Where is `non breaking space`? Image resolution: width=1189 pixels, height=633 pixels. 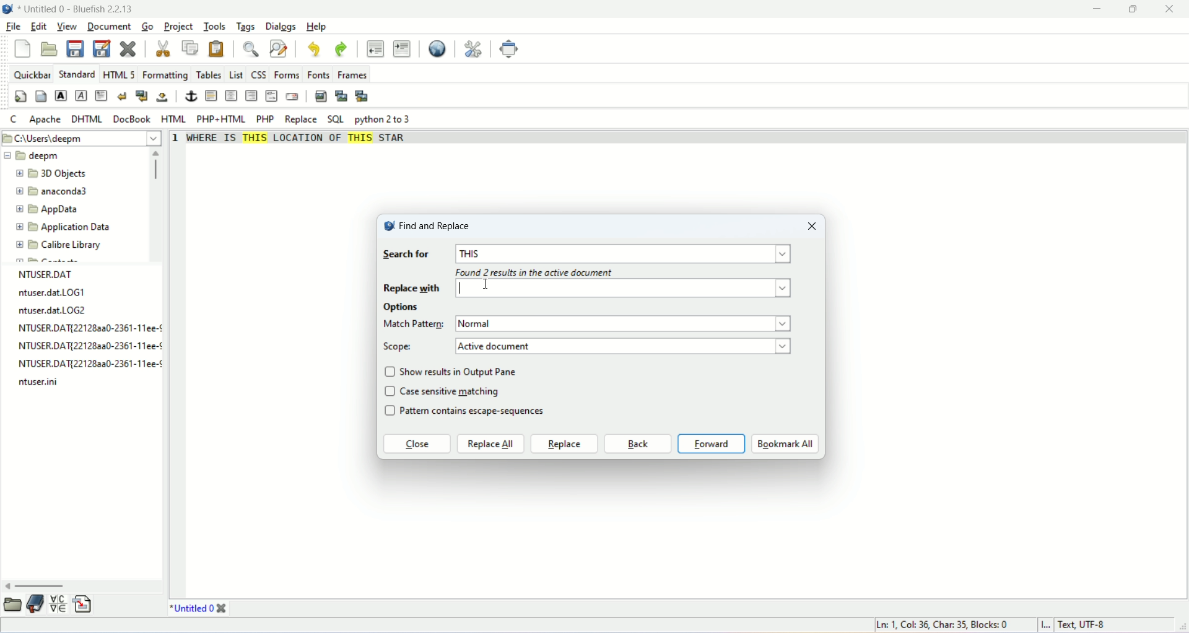 non breaking space is located at coordinates (161, 97).